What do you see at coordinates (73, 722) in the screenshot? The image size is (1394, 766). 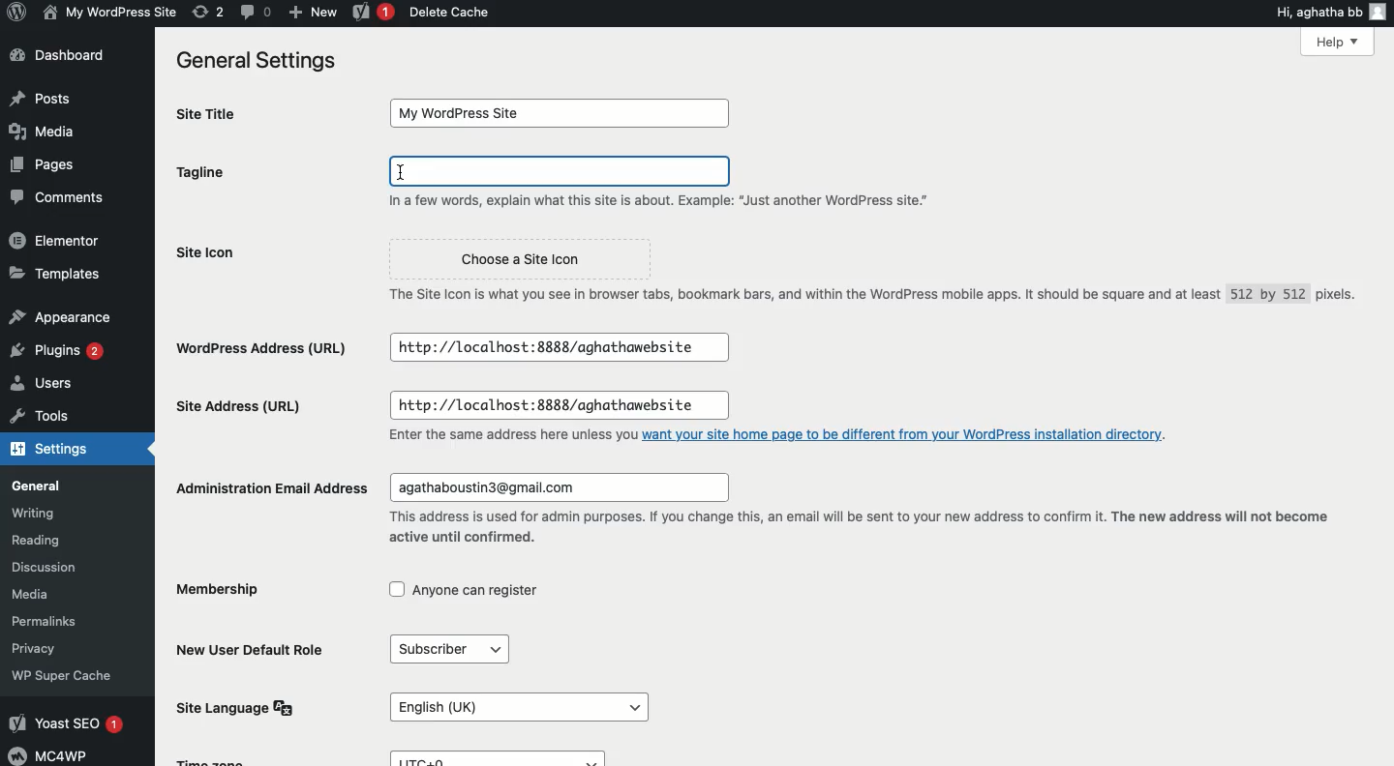 I see `Yoast SEO 1` at bounding box center [73, 722].